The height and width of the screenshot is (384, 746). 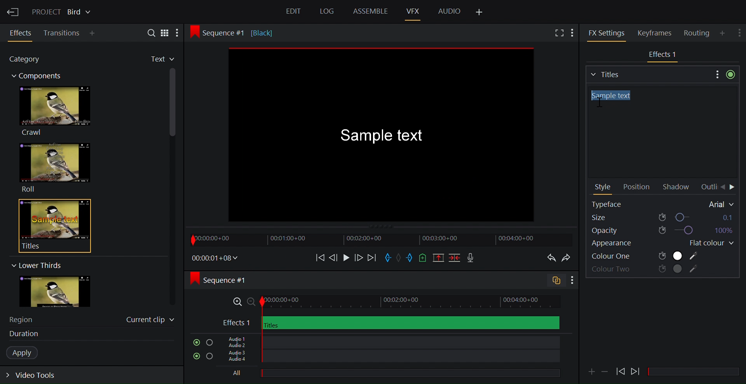 What do you see at coordinates (389, 257) in the screenshot?
I see `Mark in` at bounding box center [389, 257].